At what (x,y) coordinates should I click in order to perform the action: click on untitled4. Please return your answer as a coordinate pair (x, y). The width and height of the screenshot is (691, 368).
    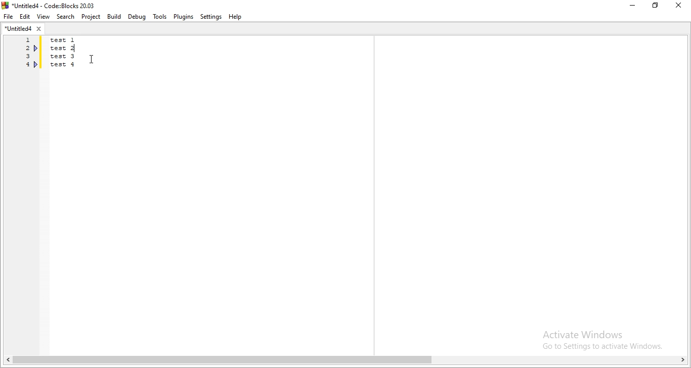
    Looking at the image, I should click on (24, 30).